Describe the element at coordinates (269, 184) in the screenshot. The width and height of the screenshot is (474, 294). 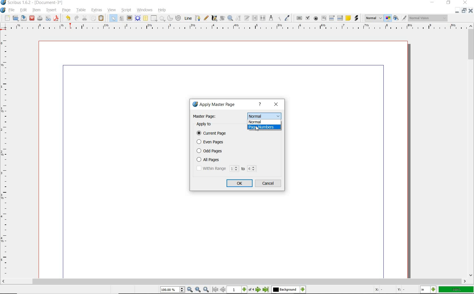
I see `cancel` at that location.